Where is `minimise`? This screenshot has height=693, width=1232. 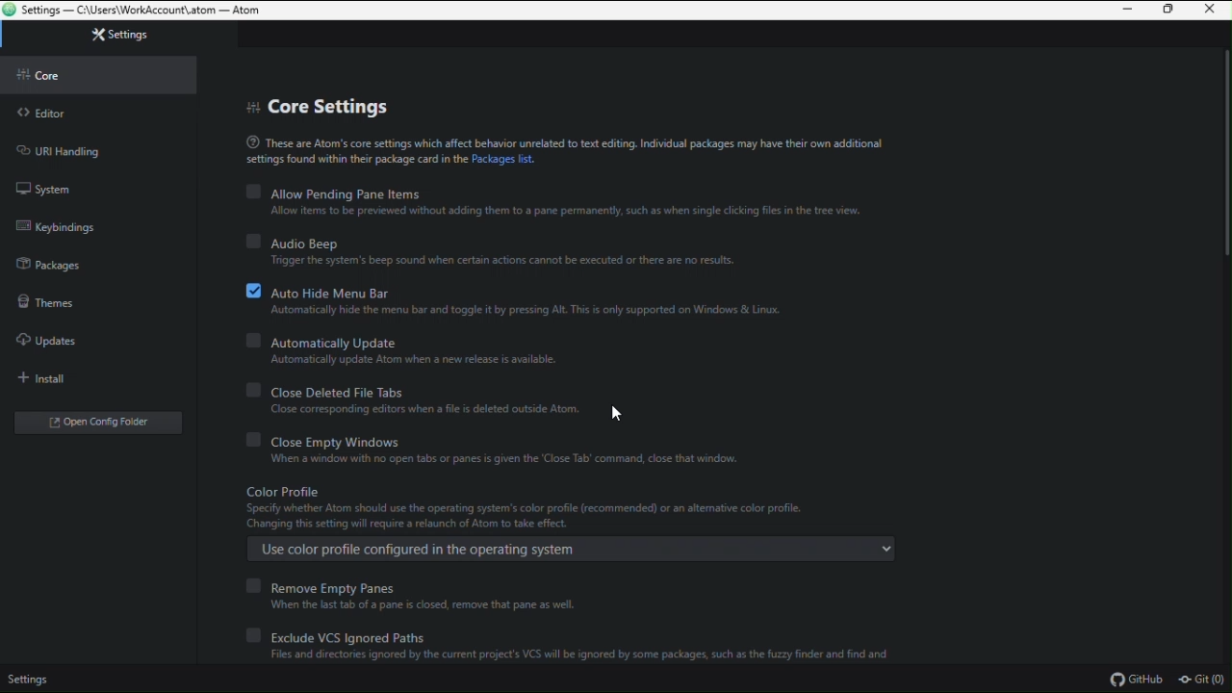 minimise is located at coordinates (1127, 12).